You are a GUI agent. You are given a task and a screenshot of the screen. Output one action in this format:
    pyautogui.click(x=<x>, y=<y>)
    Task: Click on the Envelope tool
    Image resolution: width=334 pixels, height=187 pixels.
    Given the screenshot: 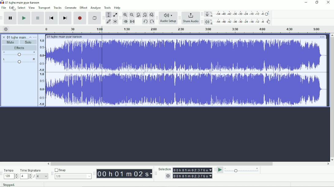 What is the action you would take?
    pyautogui.click(x=115, y=15)
    